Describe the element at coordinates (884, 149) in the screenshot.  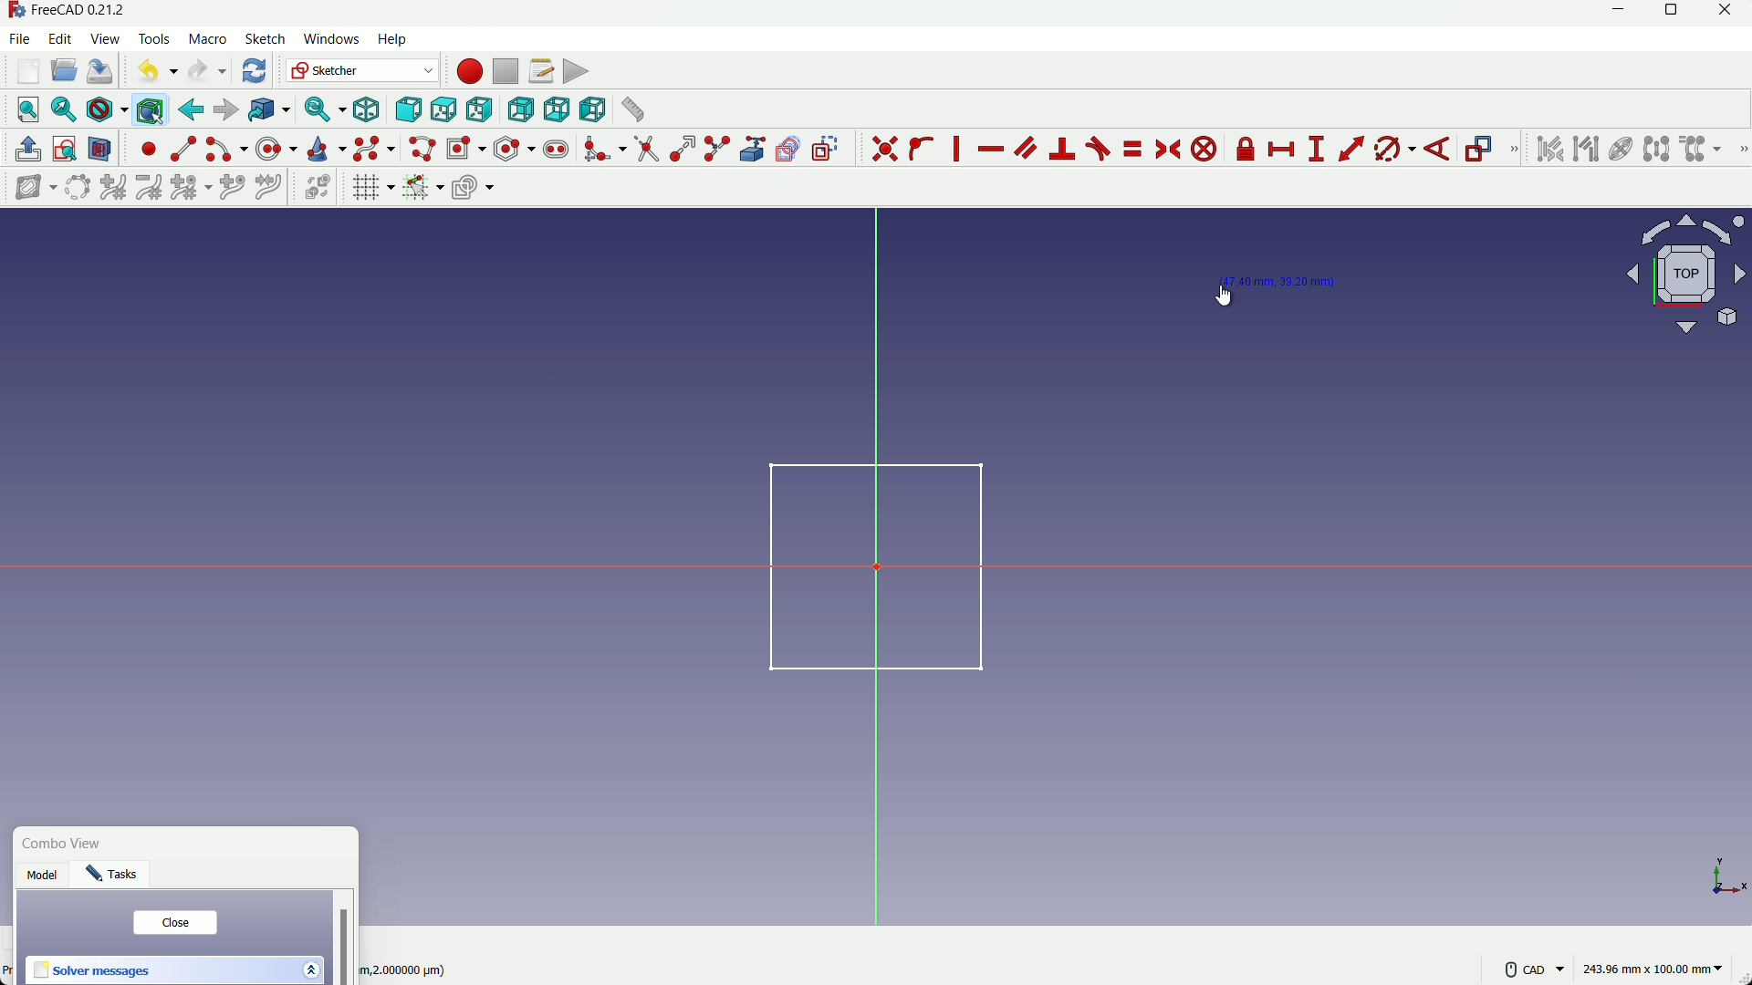
I see `constraint coincident` at that location.